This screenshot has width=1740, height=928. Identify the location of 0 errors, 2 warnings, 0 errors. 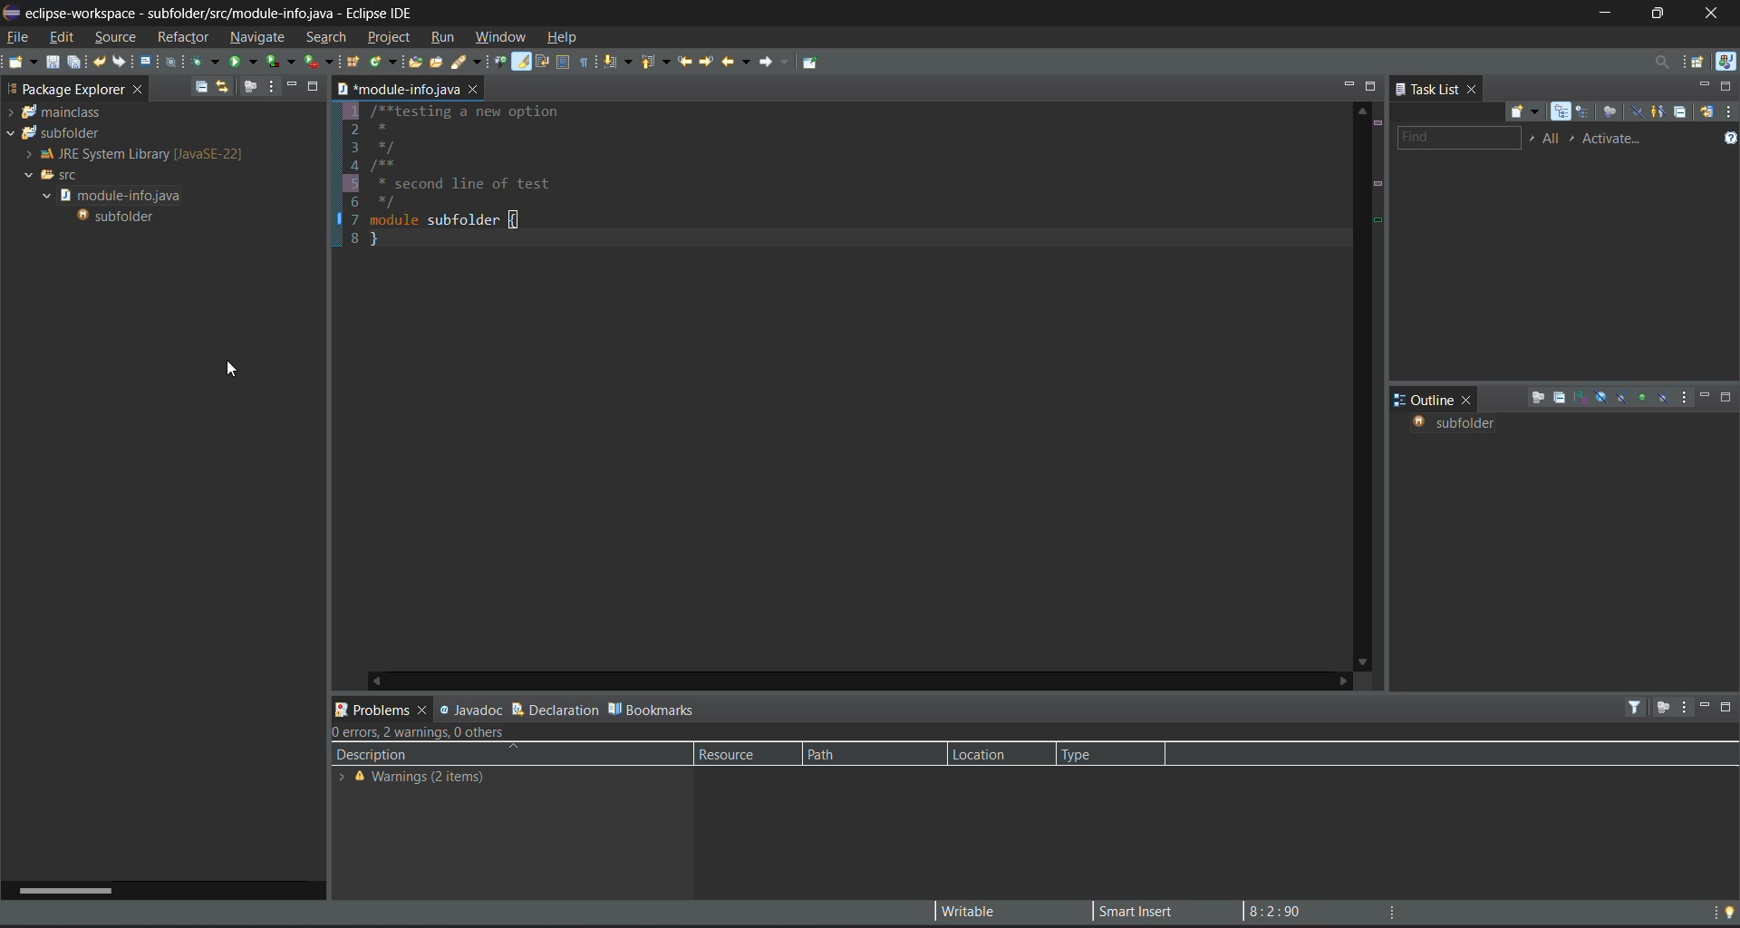
(418, 731).